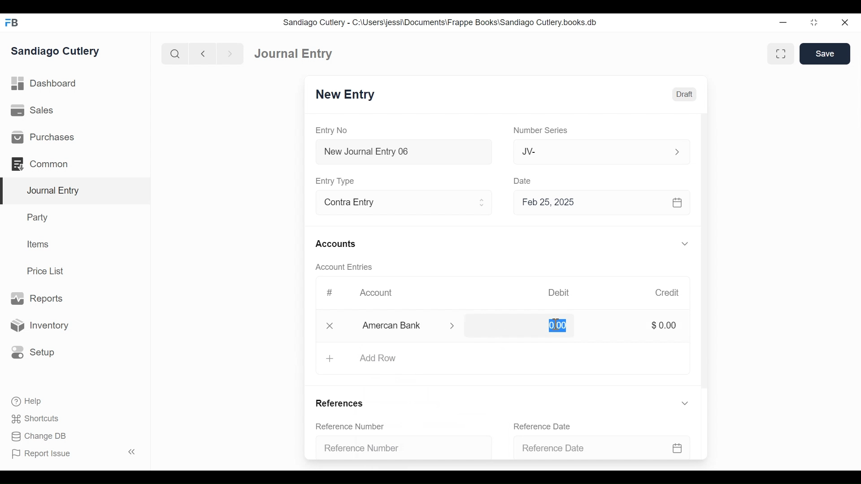  What do you see at coordinates (45, 84) in the screenshot?
I see `Dashboard` at bounding box center [45, 84].